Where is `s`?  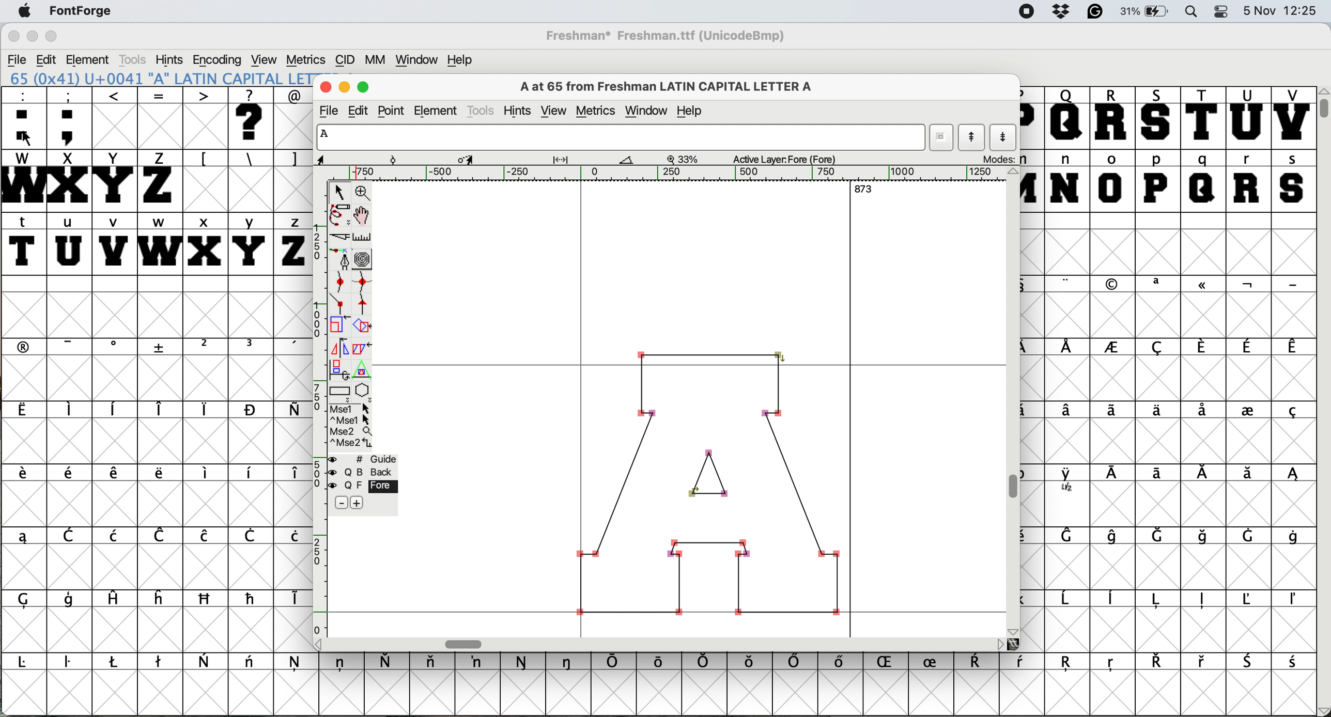 s is located at coordinates (1293, 180).